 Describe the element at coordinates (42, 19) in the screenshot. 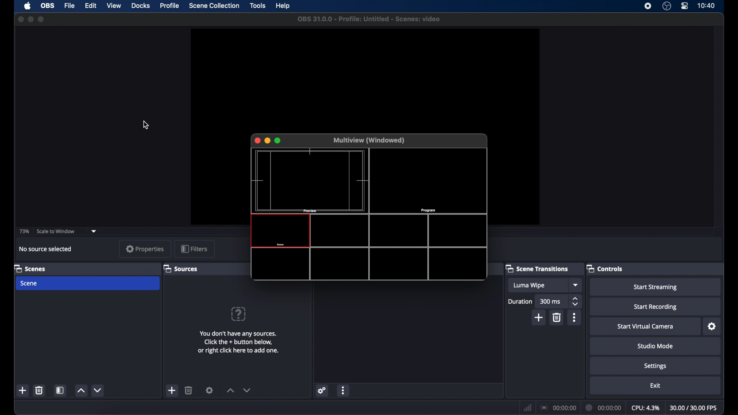

I see `maximize` at that location.